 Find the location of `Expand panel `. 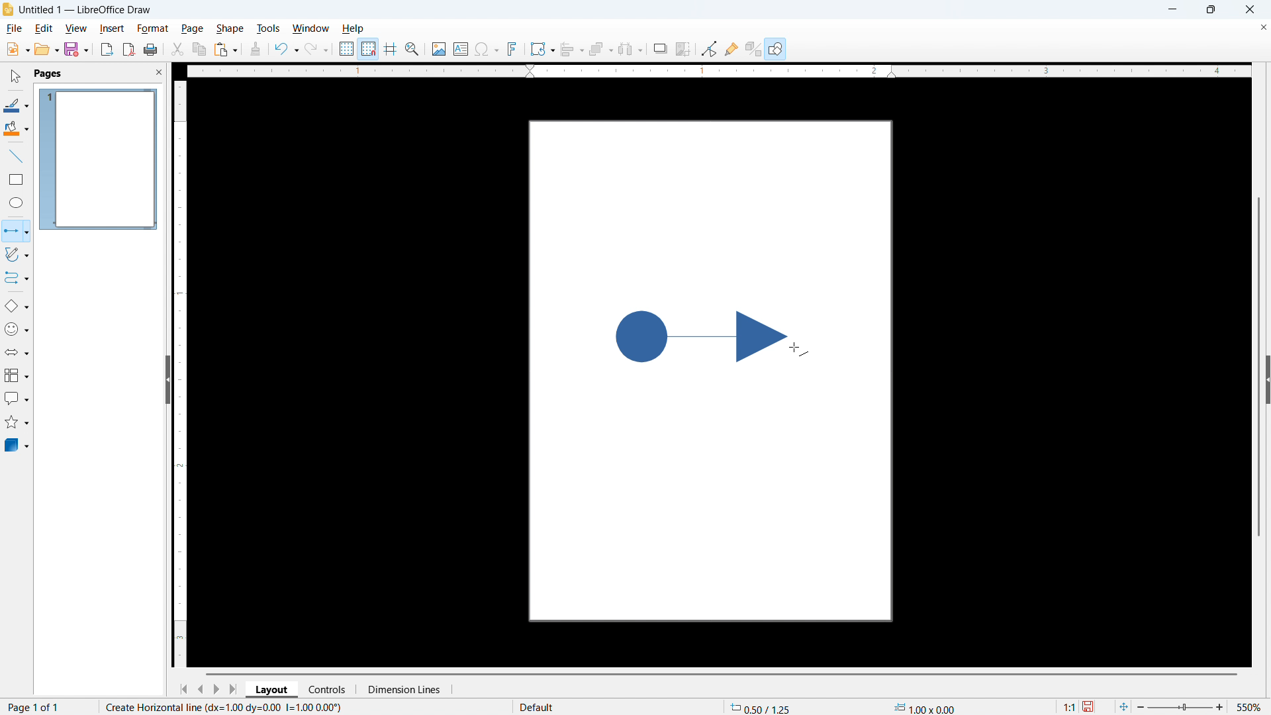

Expand panel  is located at coordinates (1267, 379).